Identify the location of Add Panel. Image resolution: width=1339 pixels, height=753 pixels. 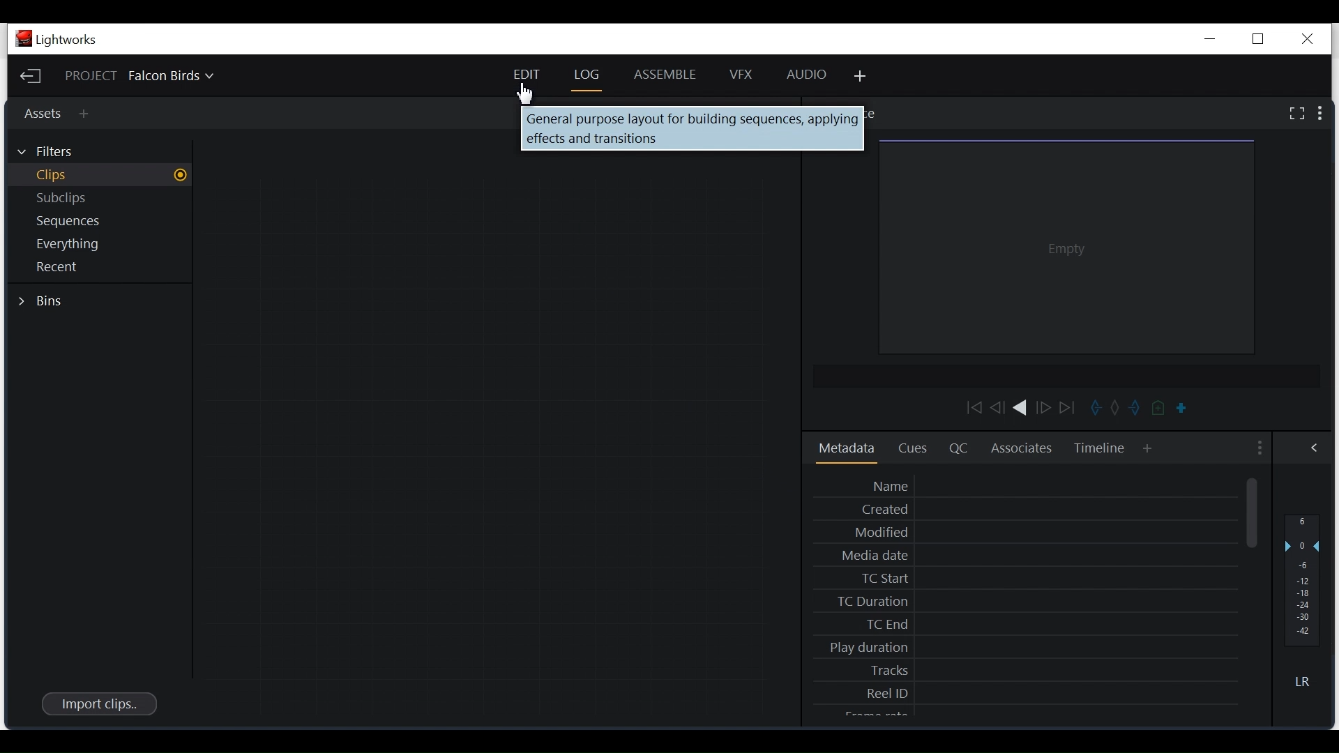
(1148, 448).